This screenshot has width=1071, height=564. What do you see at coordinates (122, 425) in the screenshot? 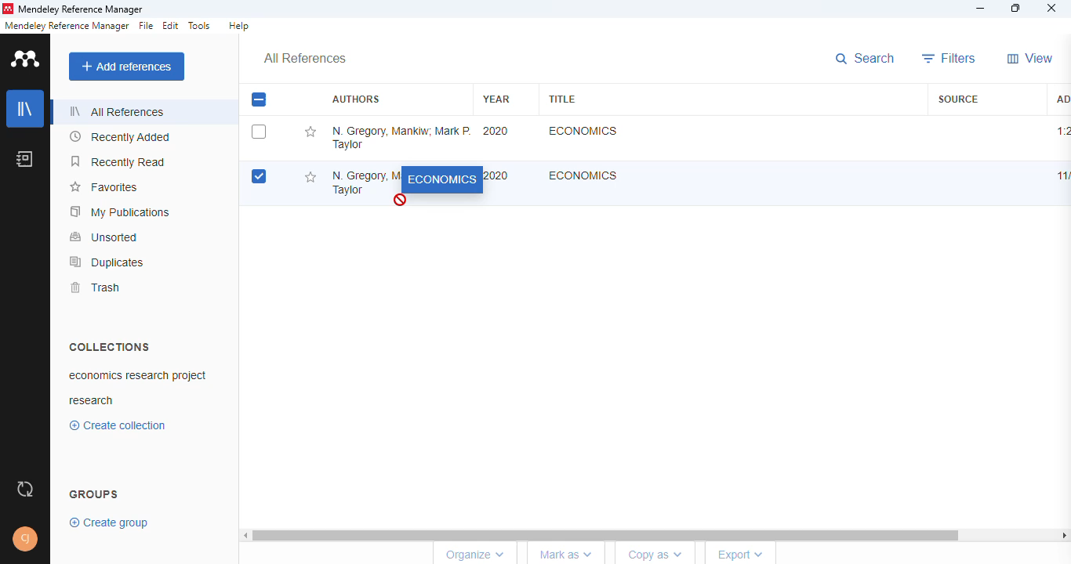
I see `create collection` at bounding box center [122, 425].